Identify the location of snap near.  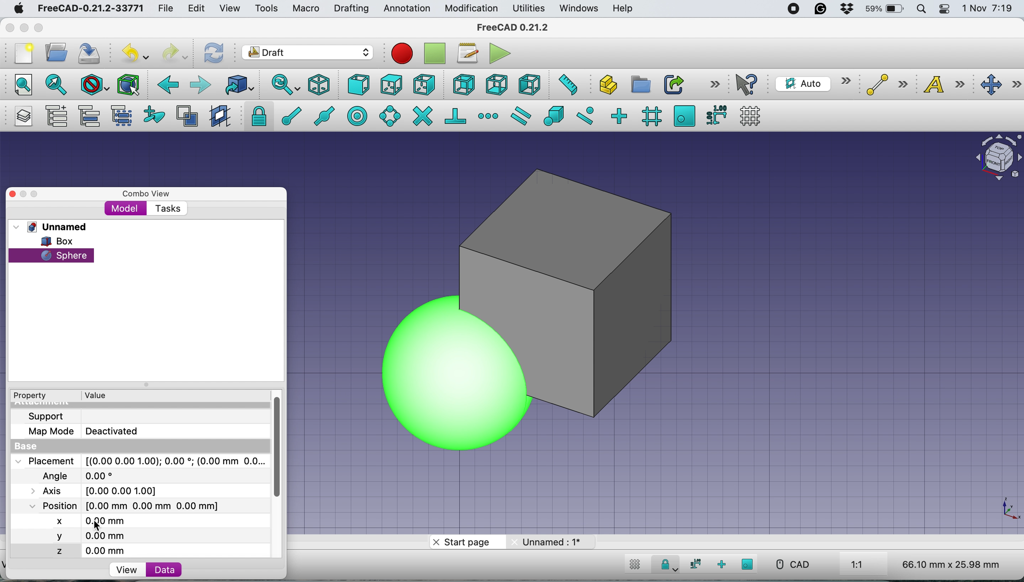
(585, 115).